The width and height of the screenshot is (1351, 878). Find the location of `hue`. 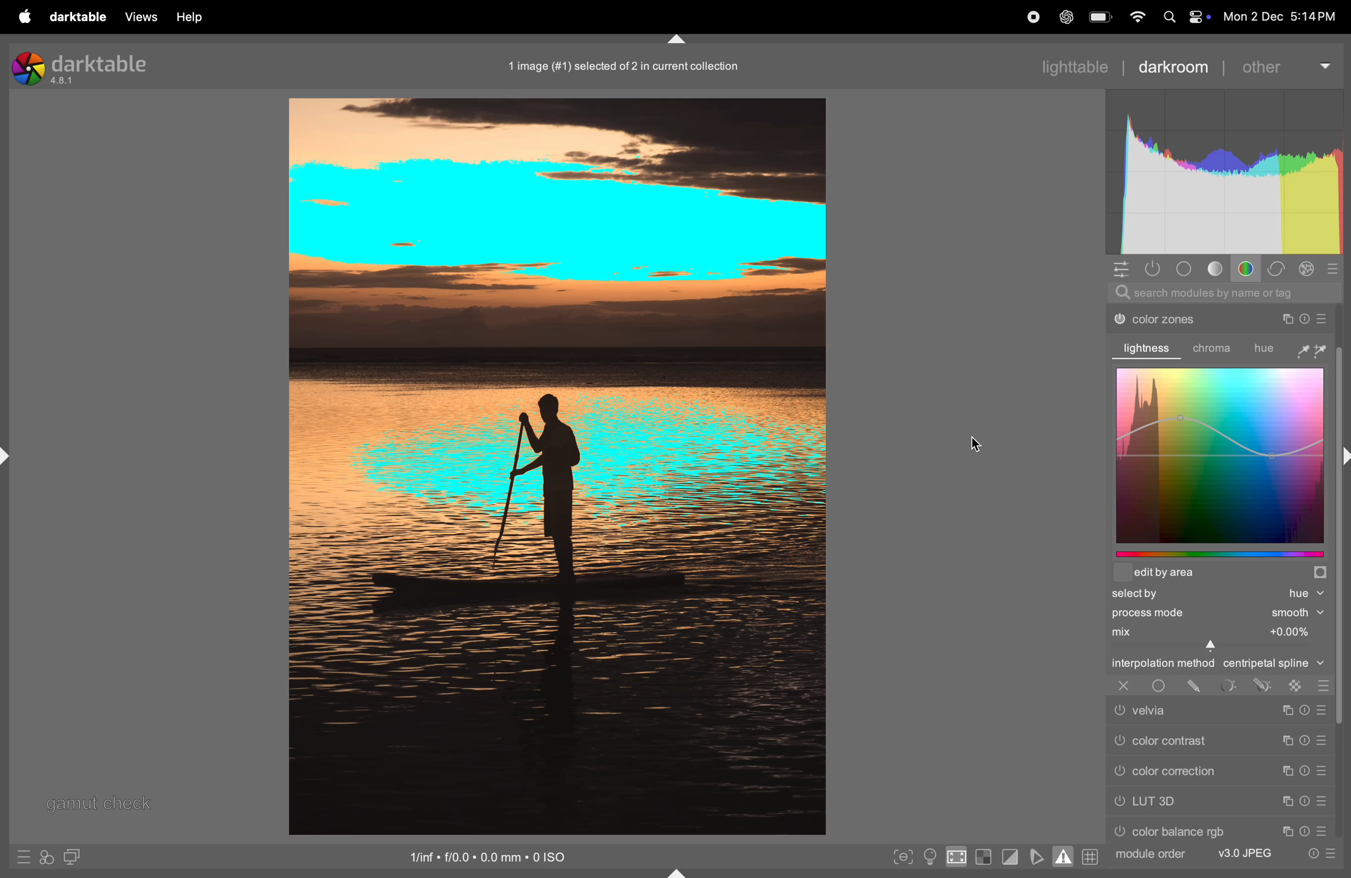

hue is located at coordinates (1290, 348).